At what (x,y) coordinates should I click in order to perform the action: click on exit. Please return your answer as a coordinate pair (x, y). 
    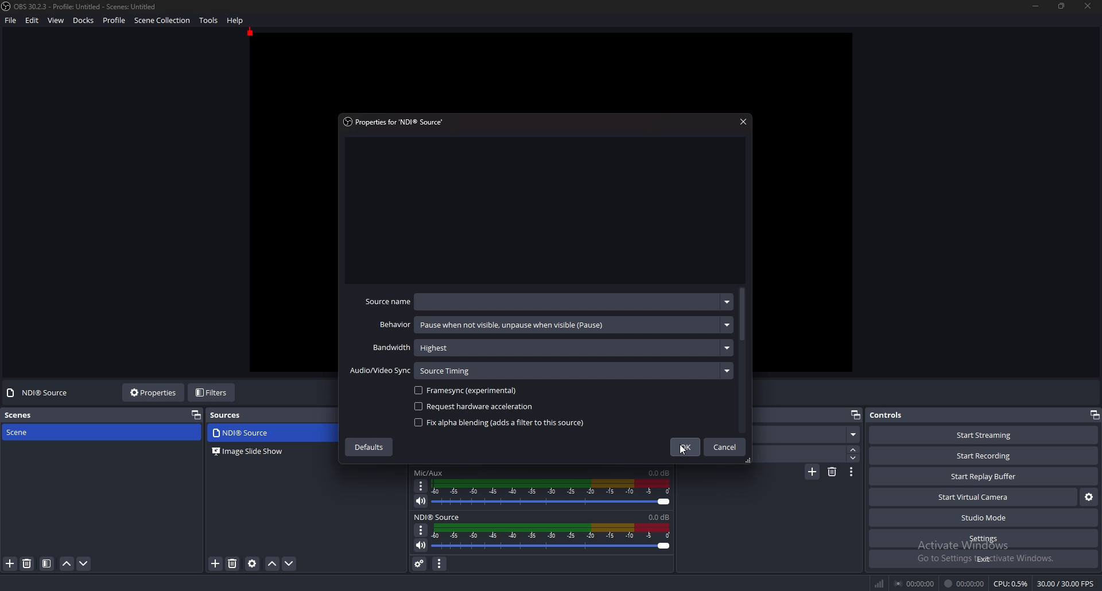
    Looking at the image, I should click on (983, 559).